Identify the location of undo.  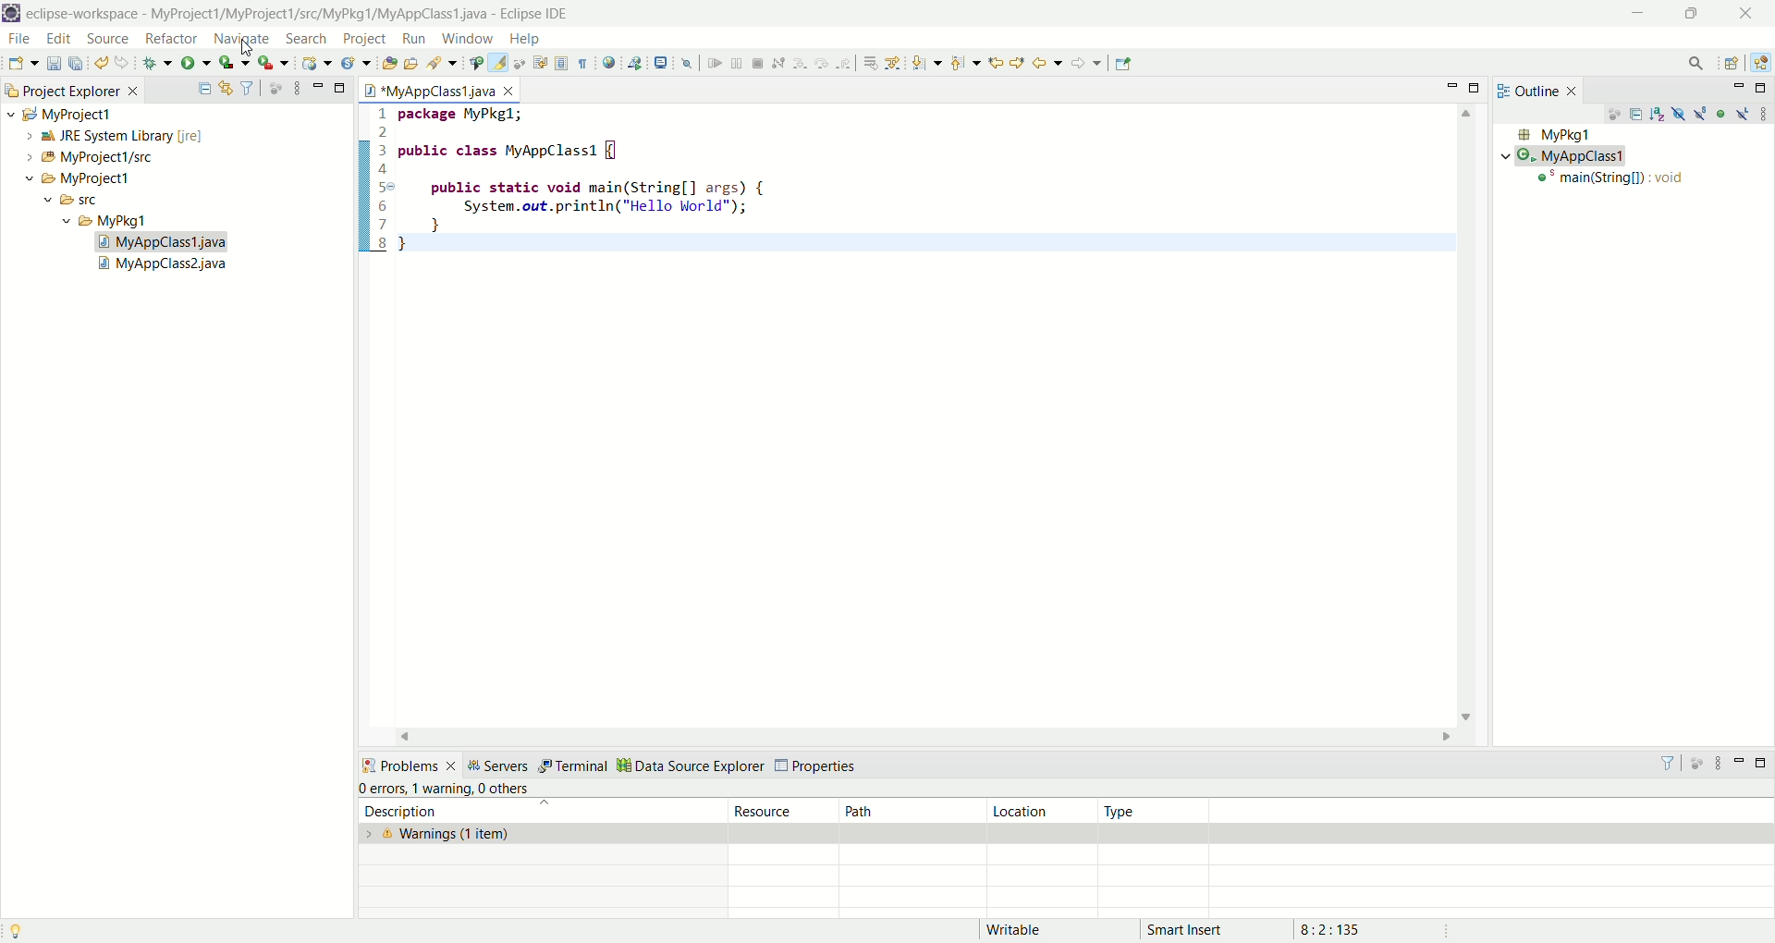
(104, 64).